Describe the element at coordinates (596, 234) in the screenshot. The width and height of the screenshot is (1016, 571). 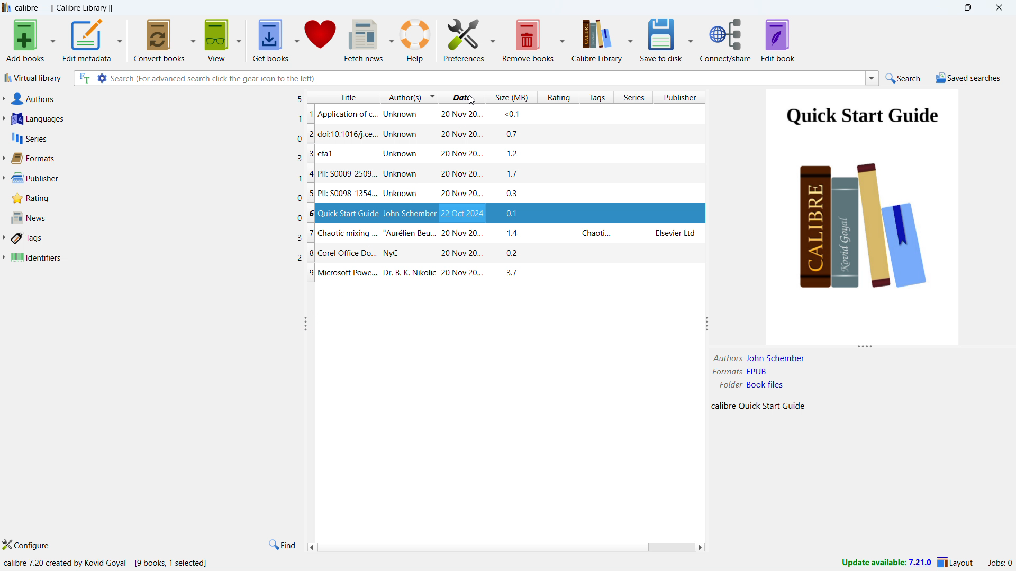
I see `Chaotic..` at that location.